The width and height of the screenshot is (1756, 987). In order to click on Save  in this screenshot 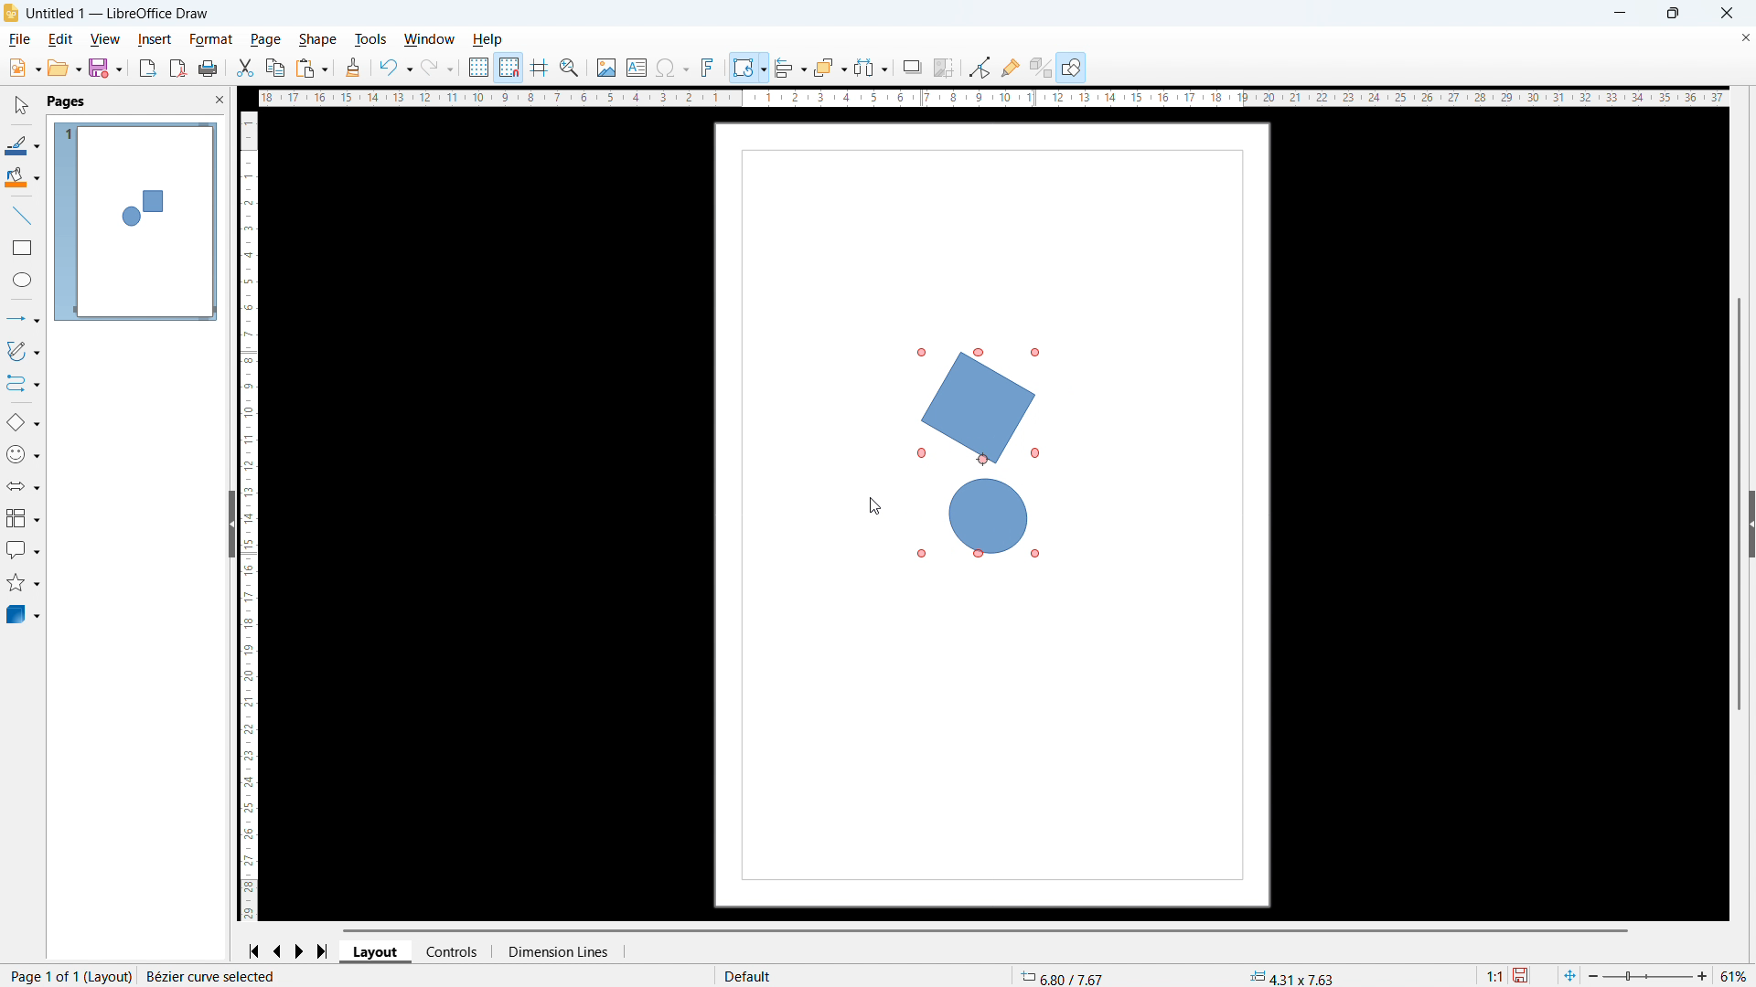, I will do `click(1522, 976)`.